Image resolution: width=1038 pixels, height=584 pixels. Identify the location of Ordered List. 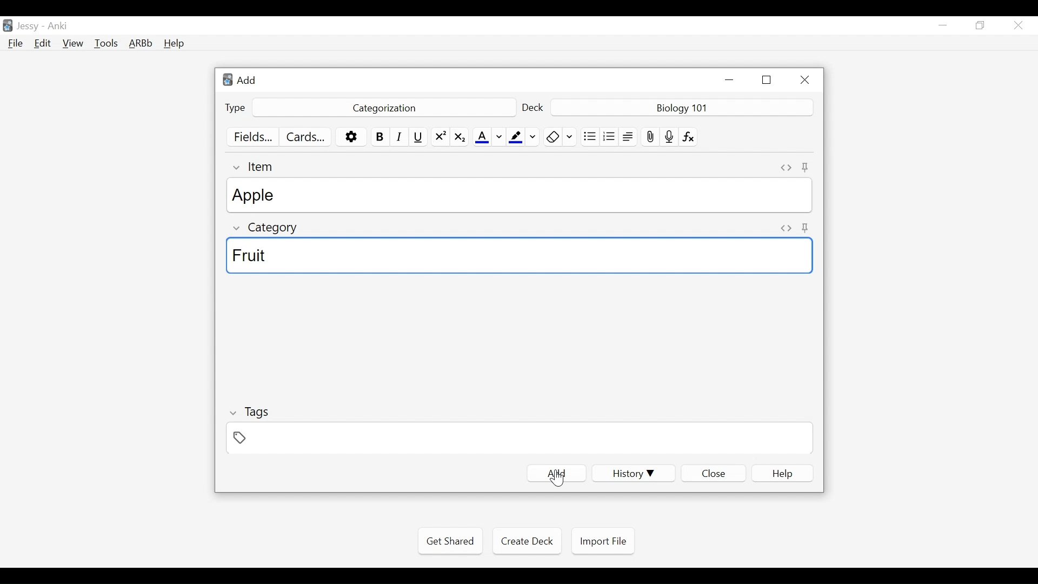
(609, 137).